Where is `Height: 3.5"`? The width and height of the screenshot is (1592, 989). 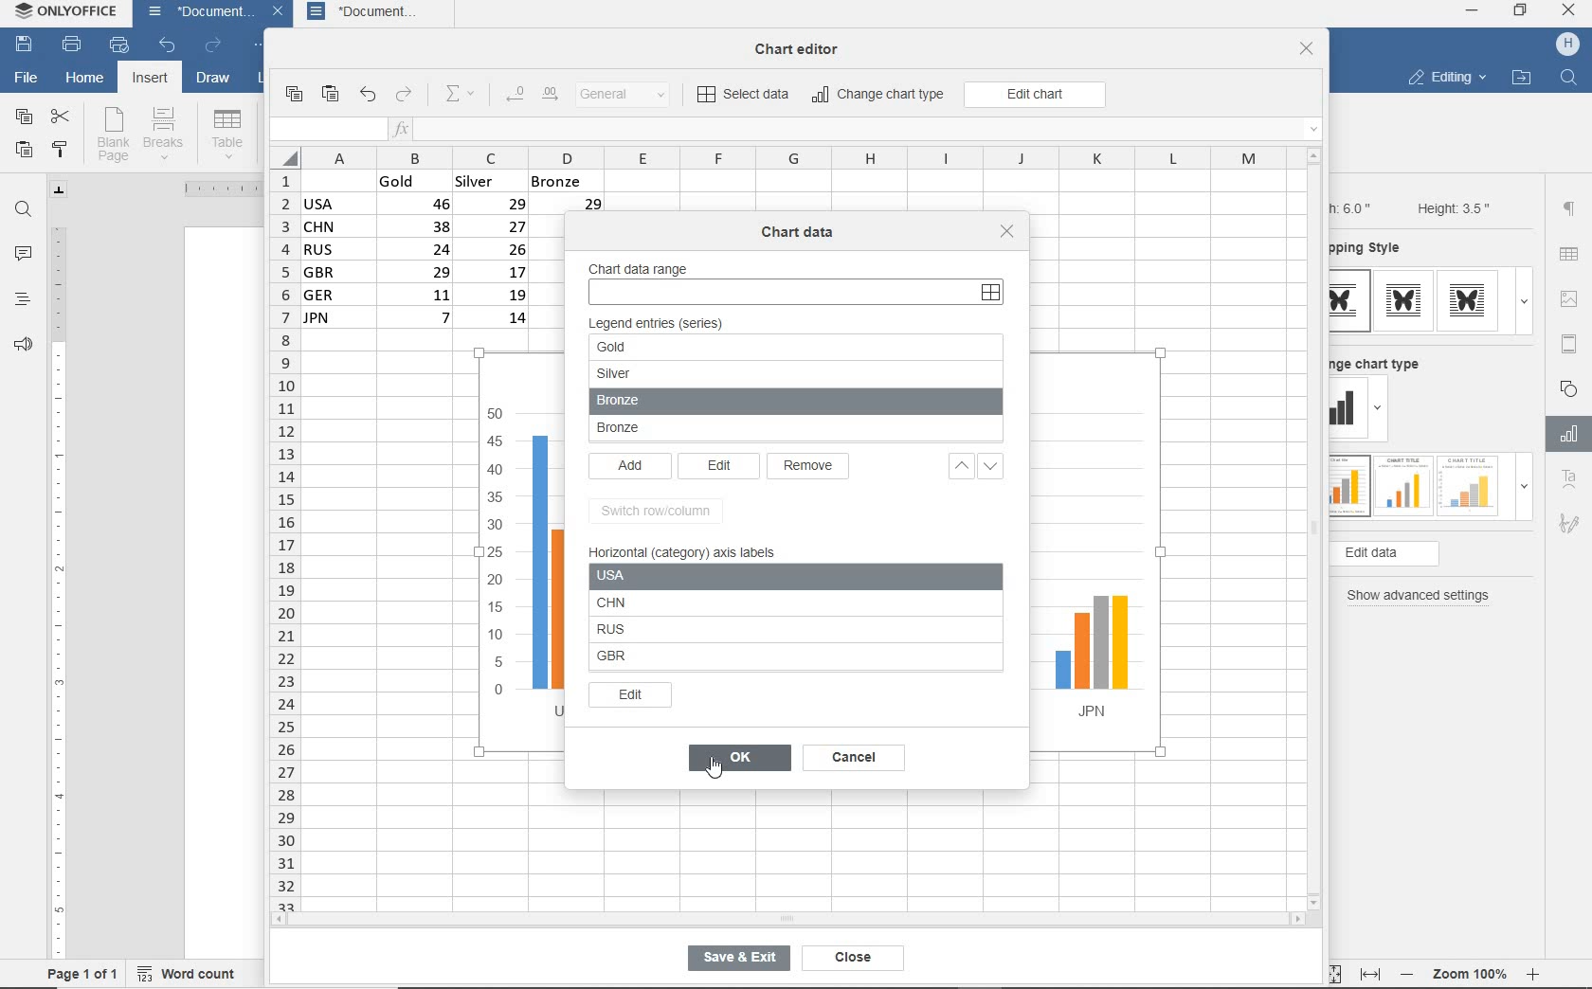 Height: 3.5" is located at coordinates (1451, 207).